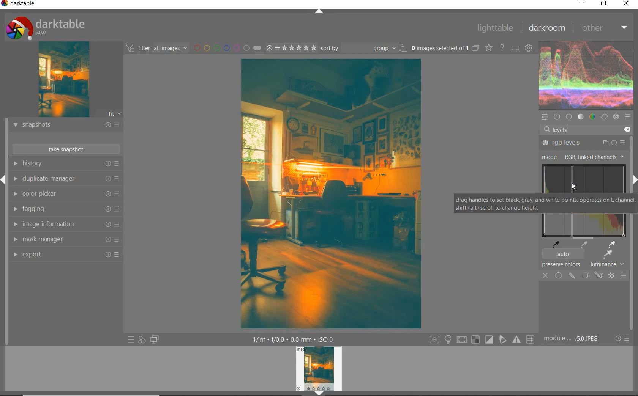  What do you see at coordinates (529, 48) in the screenshot?
I see `show global preferences` at bounding box center [529, 48].